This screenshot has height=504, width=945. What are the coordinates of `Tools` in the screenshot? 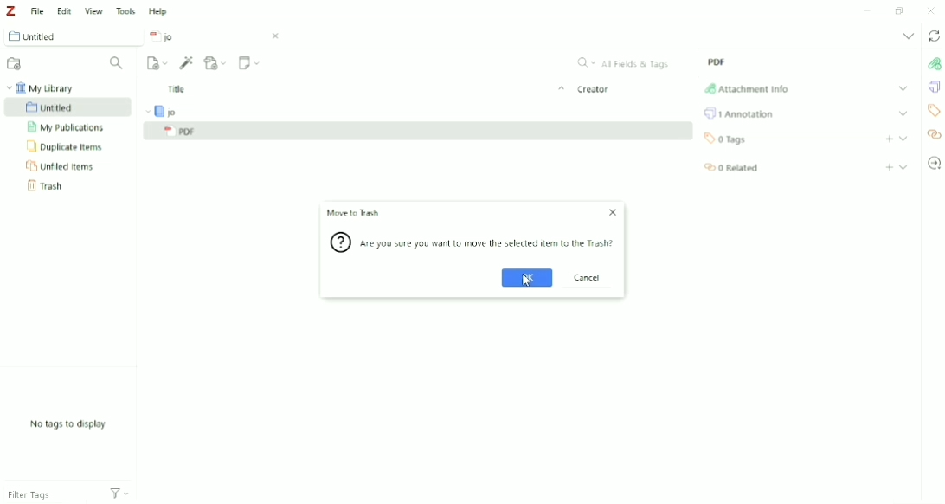 It's located at (125, 10).